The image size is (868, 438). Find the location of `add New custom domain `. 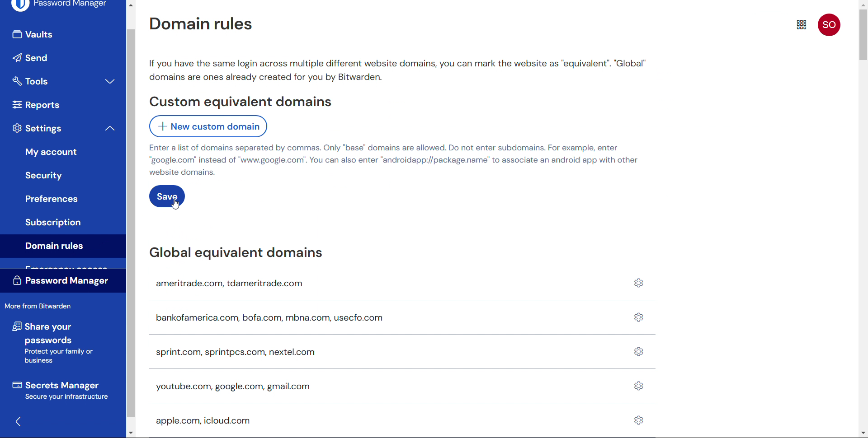

add New custom domain  is located at coordinates (208, 126).